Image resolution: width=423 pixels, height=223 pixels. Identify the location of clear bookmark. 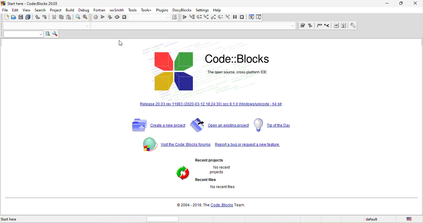
(343, 26).